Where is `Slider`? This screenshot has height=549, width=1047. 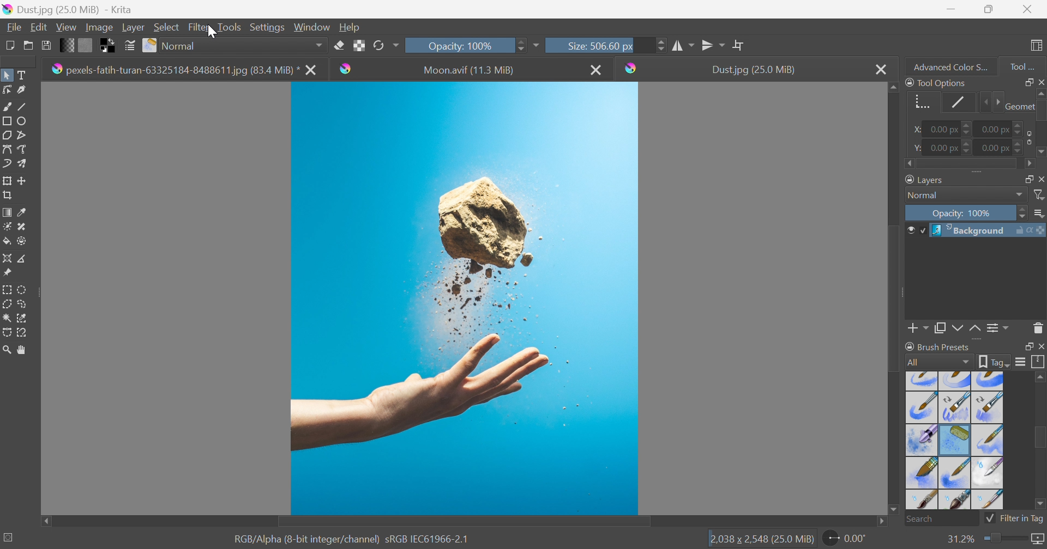 Slider is located at coordinates (1019, 149).